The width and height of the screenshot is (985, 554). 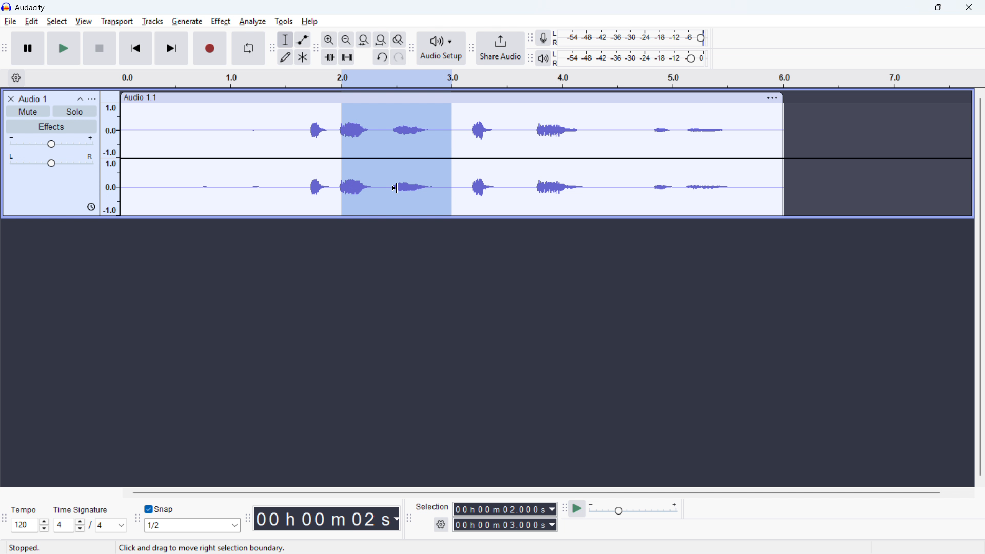 I want to click on Pause, so click(x=29, y=48).